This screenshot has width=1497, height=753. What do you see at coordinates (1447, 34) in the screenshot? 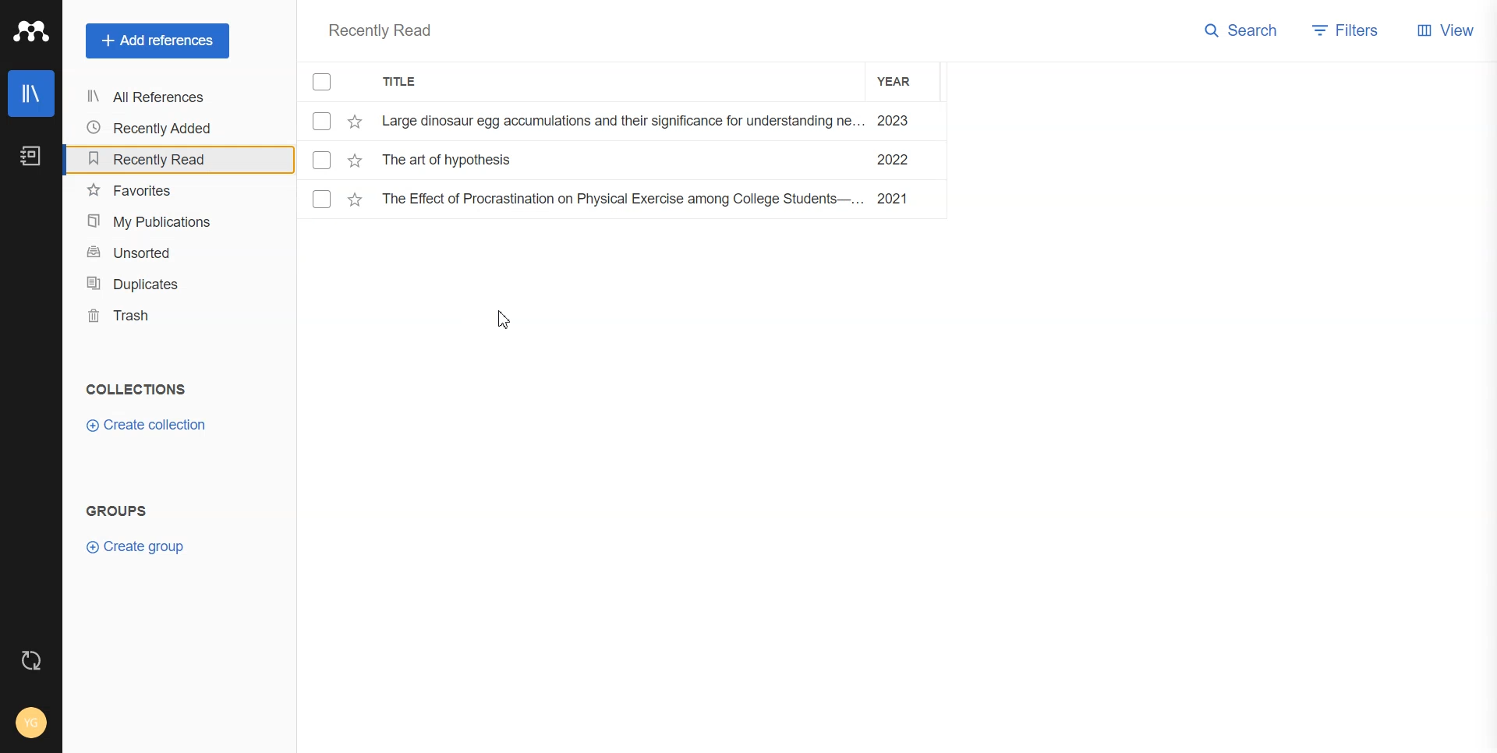
I see `View` at bounding box center [1447, 34].